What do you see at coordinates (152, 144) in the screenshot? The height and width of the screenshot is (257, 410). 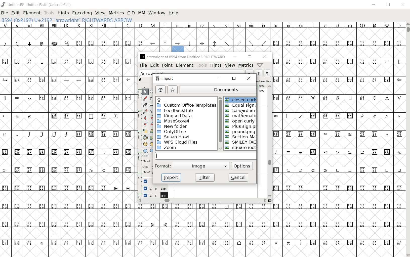 I see `perform a perspective transformation on the selection` at bounding box center [152, 144].